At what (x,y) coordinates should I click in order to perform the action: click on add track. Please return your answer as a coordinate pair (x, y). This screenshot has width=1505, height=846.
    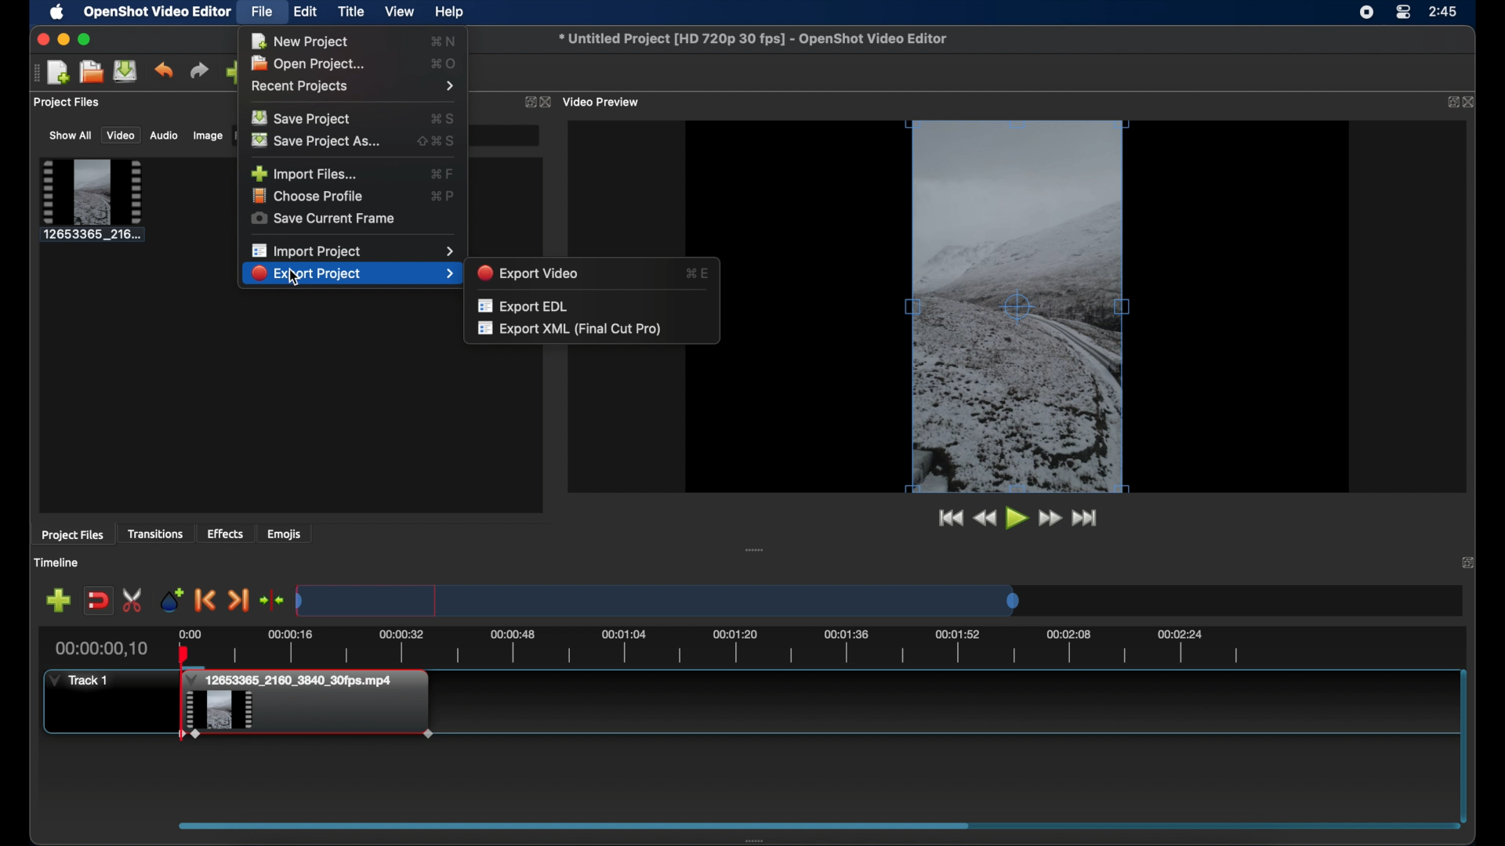
    Looking at the image, I should click on (58, 601).